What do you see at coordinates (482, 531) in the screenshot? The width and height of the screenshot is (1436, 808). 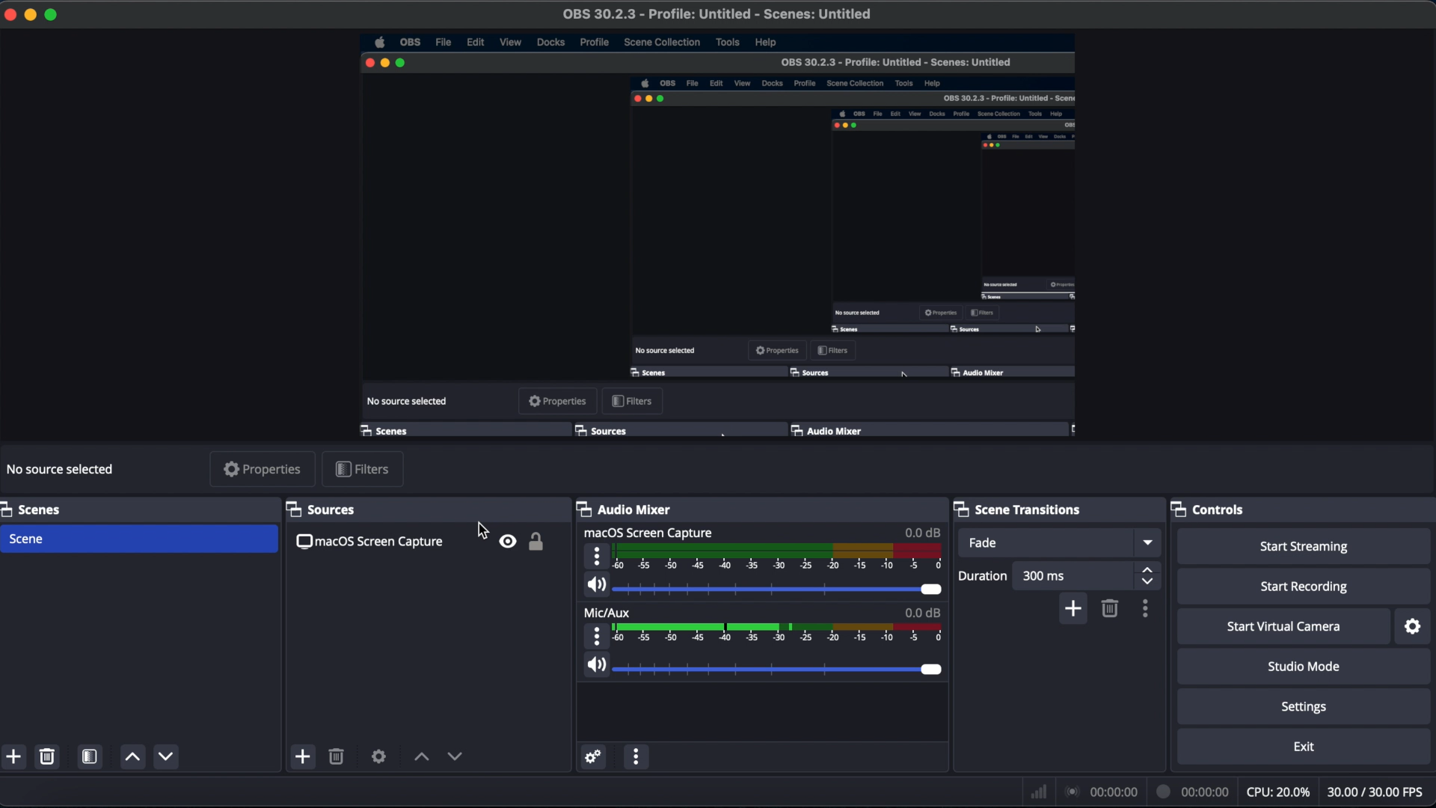 I see `cursor` at bounding box center [482, 531].